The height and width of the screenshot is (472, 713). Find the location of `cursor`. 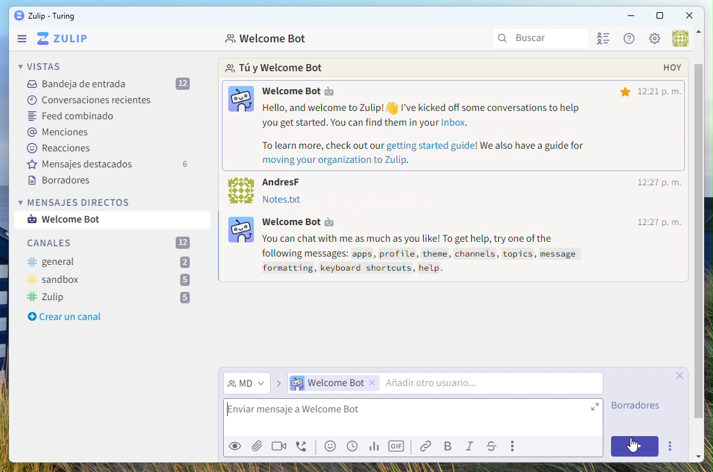

cursor is located at coordinates (635, 451).